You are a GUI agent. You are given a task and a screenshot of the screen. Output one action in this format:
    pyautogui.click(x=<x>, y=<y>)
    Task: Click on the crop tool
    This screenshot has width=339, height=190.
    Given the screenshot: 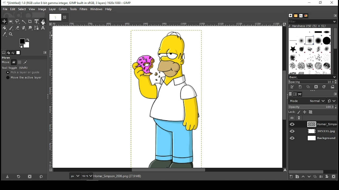 What is the action you would take?
    pyautogui.click(x=30, y=21)
    